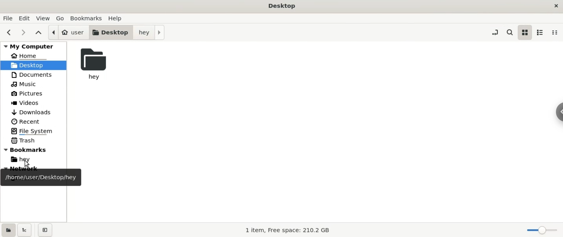 Image resolution: width=563 pixels, height=237 pixels. What do you see at coordinates (495, 33) in the screenshot?
I see `toggle location entry` at bounding box center [495, 33].